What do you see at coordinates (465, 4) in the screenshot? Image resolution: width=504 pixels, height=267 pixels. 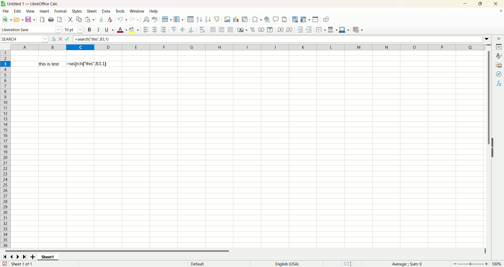 I see `minimize` at bounding box center [465, 4].